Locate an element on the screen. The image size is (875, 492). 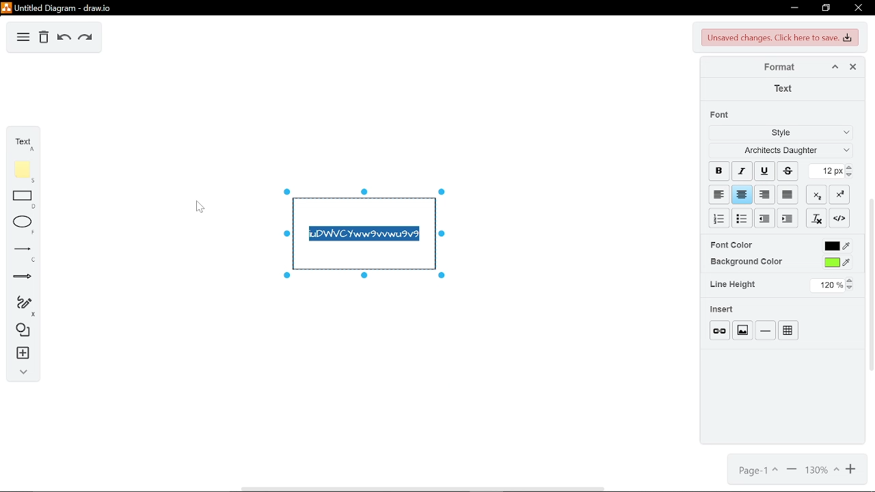
insert is located at coordinates (723, 310).